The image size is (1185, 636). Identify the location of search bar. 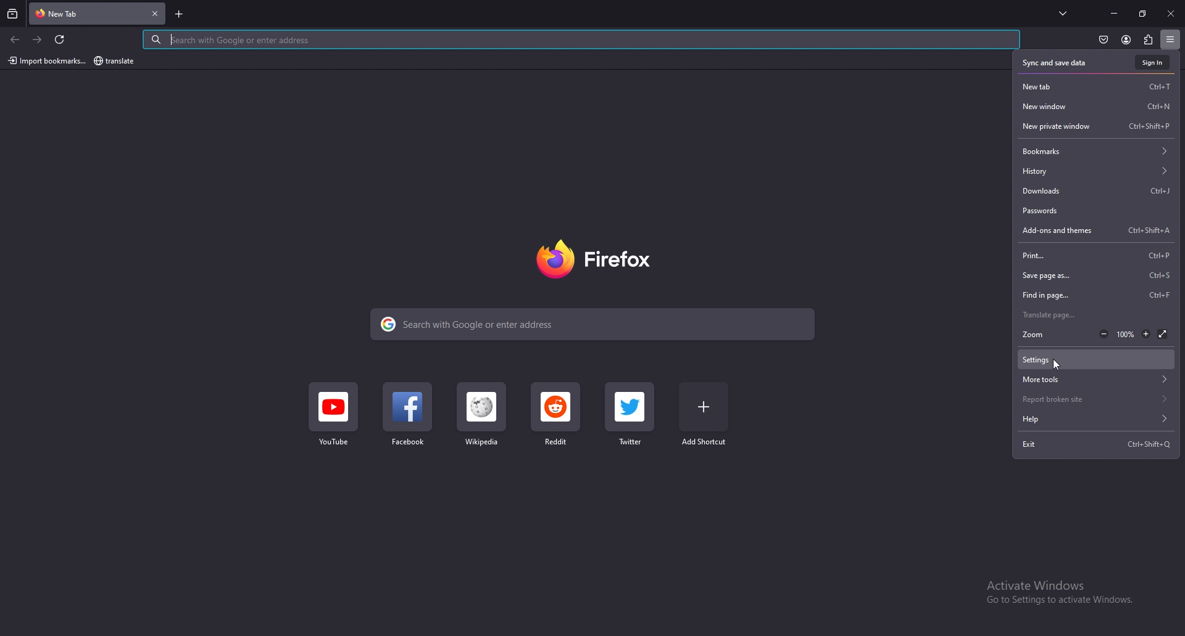
(581, 39).